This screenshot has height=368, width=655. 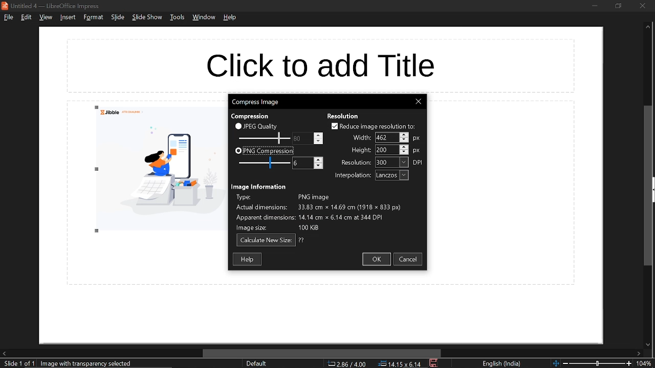 I want to click on calculate new size, so click(x=266, y=241).